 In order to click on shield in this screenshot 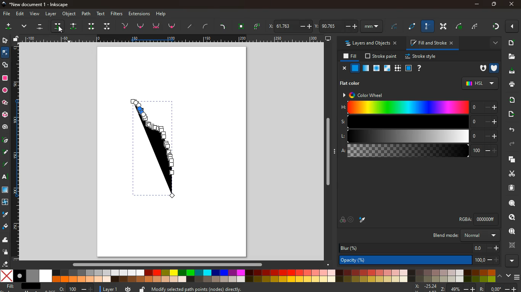, I will do `click(495, 67)`.